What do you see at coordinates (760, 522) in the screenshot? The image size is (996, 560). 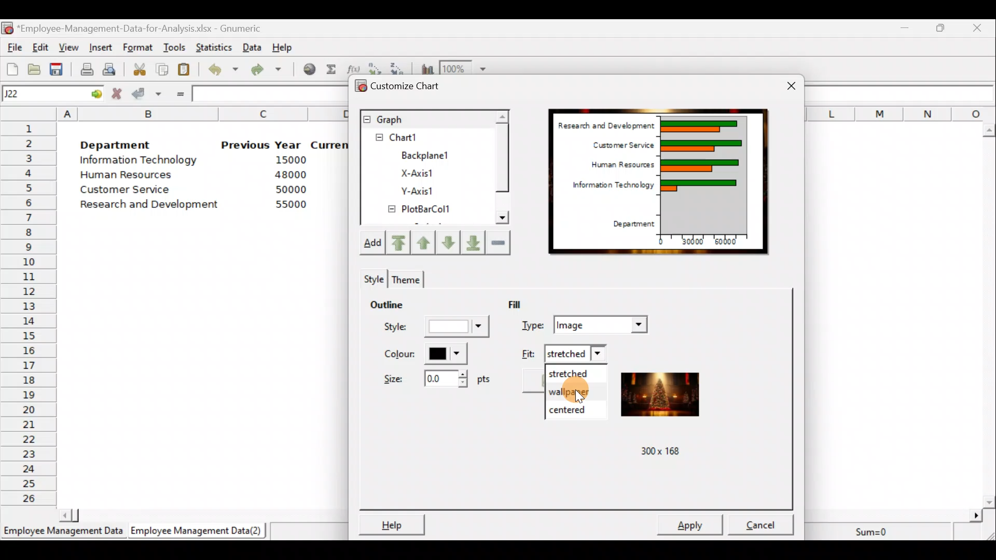 I see `Cancel` at bounding box center [760, 522].